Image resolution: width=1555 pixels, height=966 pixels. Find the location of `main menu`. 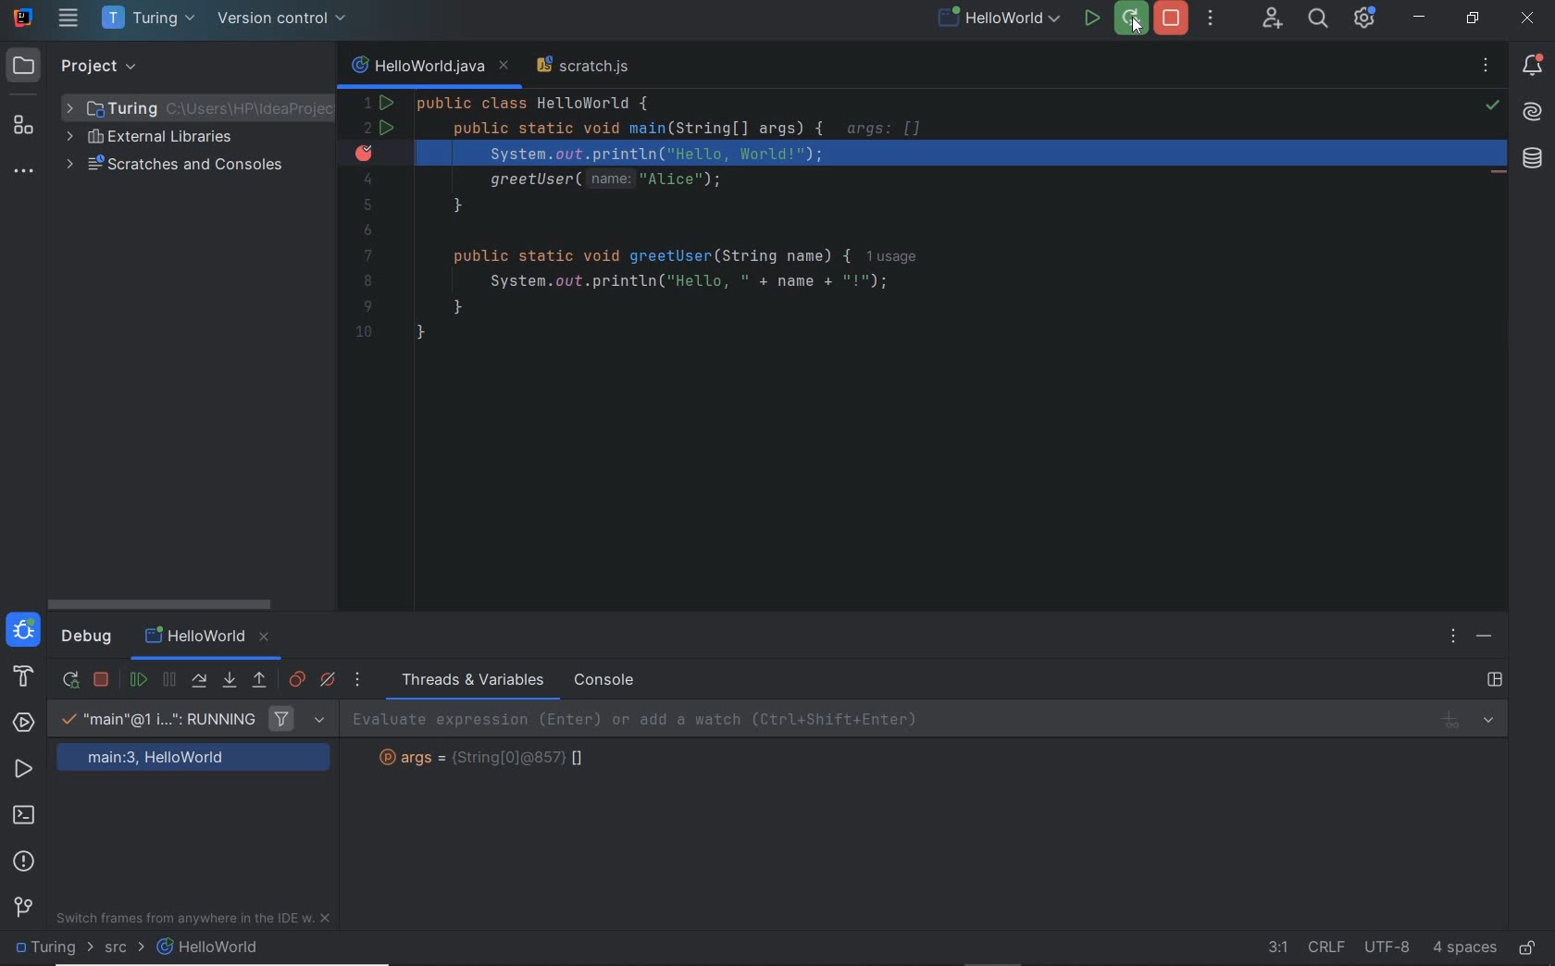

main menu is located at coordinates (70, 20).